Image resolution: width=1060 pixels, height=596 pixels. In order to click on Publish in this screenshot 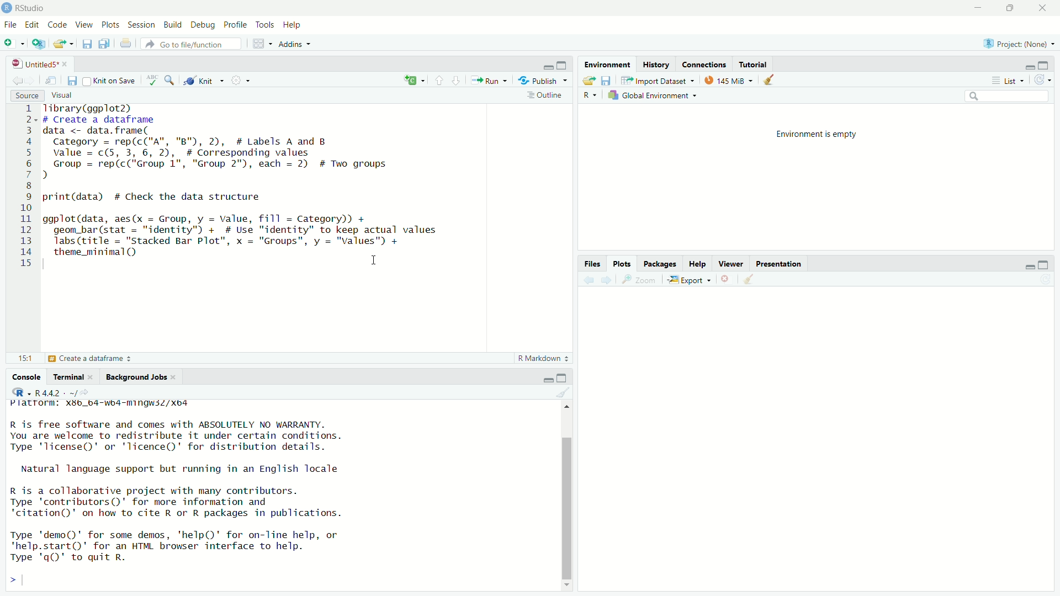, I will do `click(543, 79)`.